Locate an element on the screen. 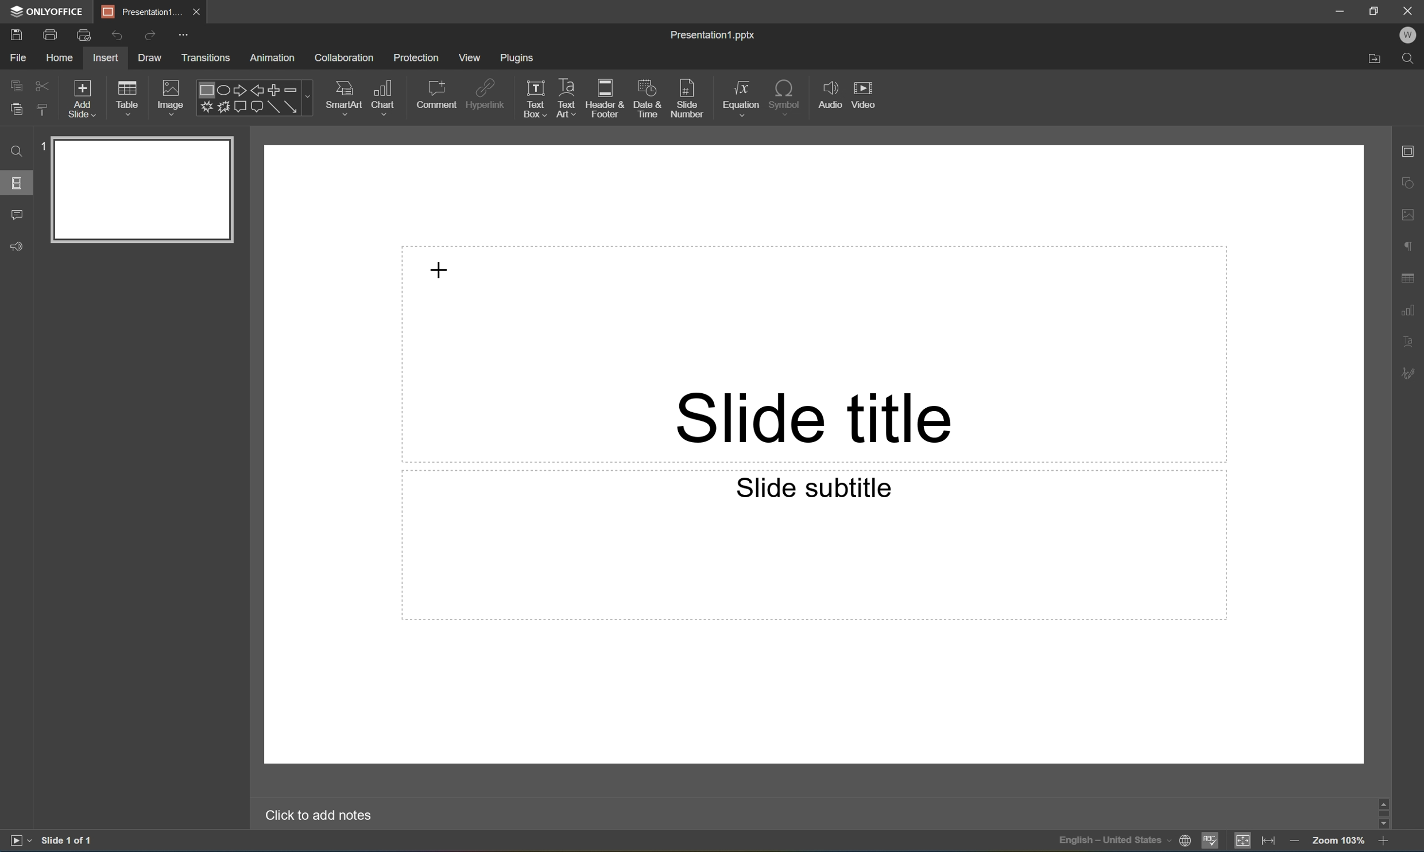 This screenshot has height=852, width=1424. Signature settings is located at coordinates (1411, 374).